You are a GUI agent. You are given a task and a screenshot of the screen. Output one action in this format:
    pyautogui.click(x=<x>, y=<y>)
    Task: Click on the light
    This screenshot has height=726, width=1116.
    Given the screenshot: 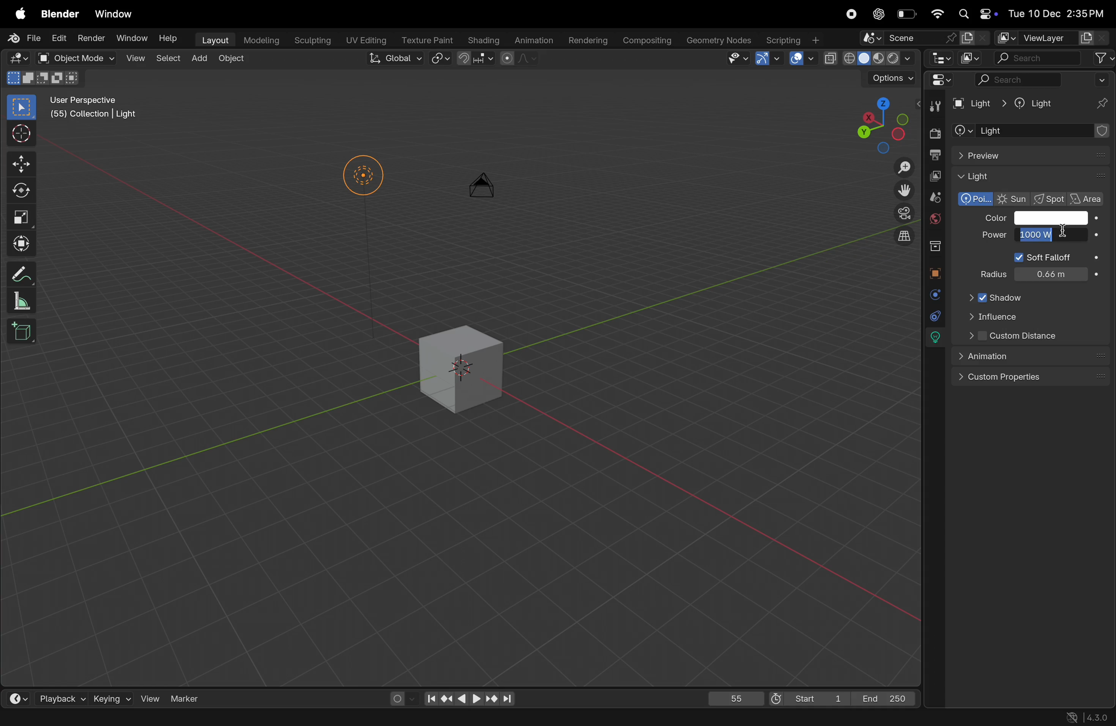 What is the action you would take?
    pyautogui.click(x=1030, y=131)
    